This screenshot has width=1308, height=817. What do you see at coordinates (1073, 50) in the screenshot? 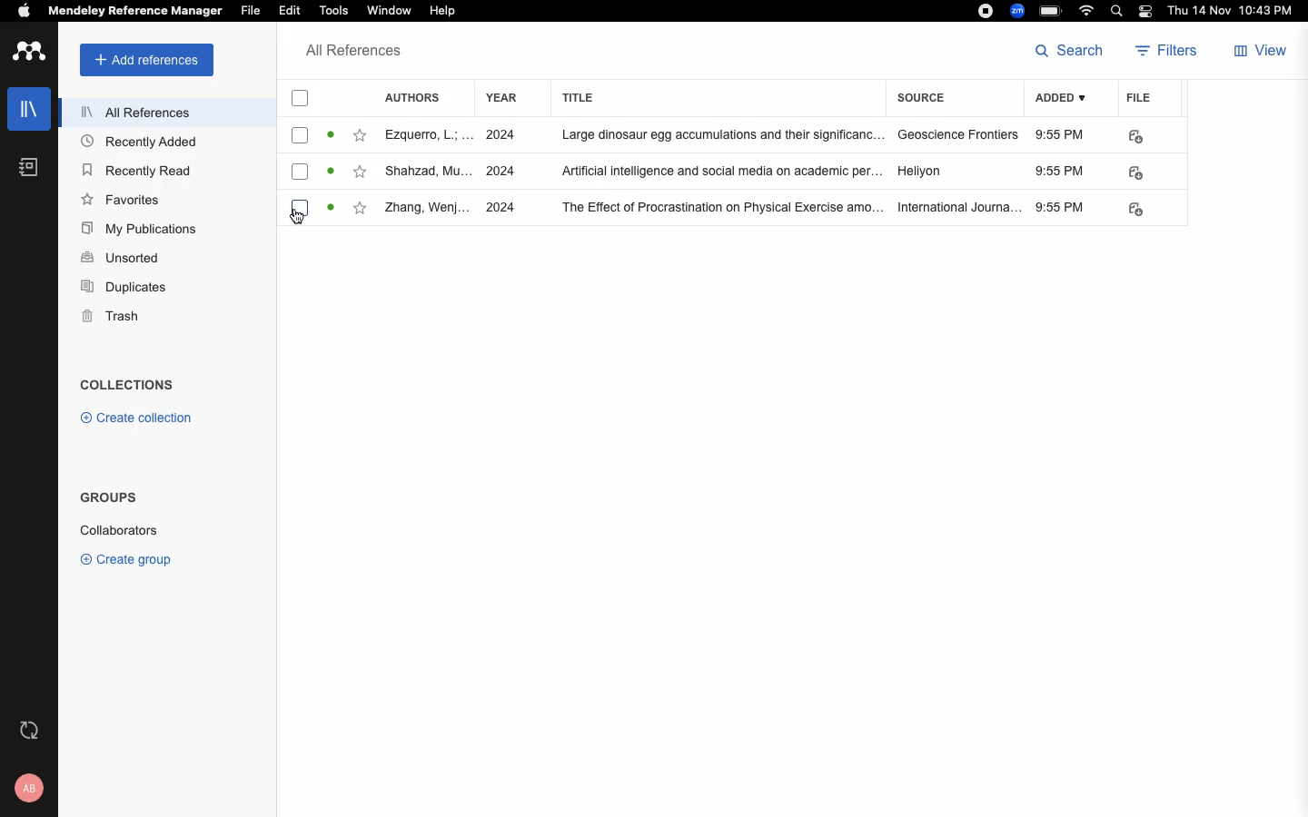
I see `Search` at bounding box center [1073, 50].